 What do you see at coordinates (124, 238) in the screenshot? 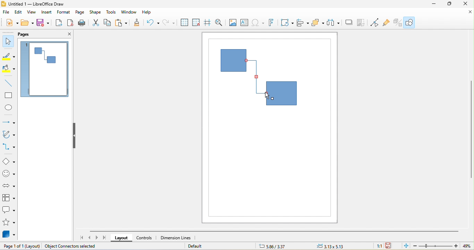
I see `layout` at bounding box center [124, 238].